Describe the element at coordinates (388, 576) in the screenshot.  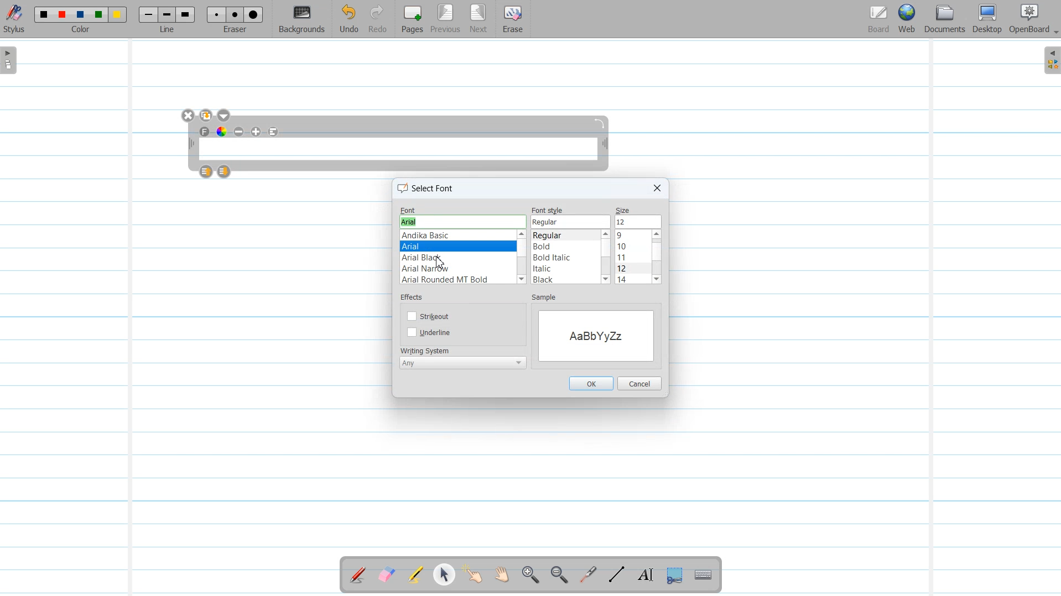
I see `Erase Annotation` at that location.